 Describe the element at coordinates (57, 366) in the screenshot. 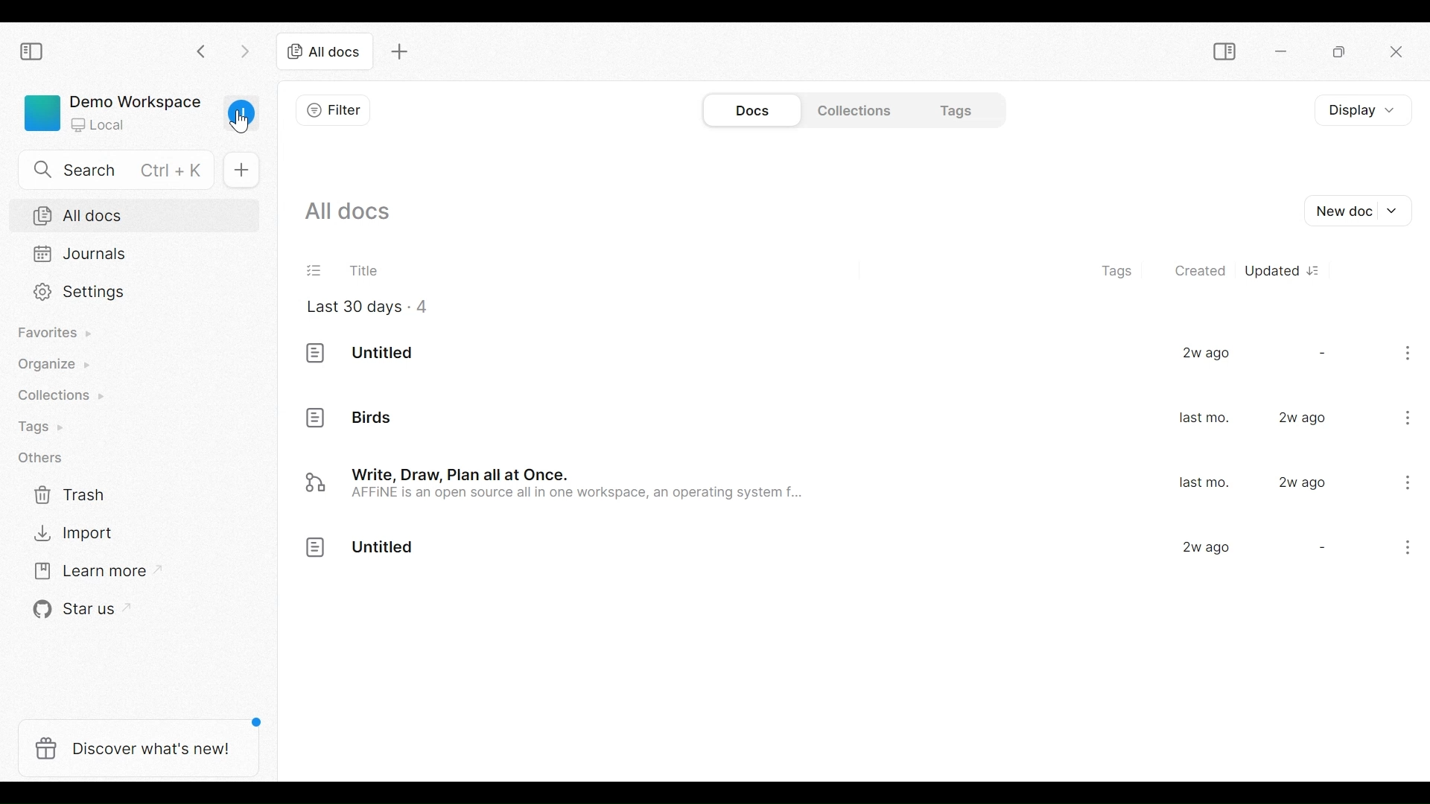

I see `Organize` at that location.